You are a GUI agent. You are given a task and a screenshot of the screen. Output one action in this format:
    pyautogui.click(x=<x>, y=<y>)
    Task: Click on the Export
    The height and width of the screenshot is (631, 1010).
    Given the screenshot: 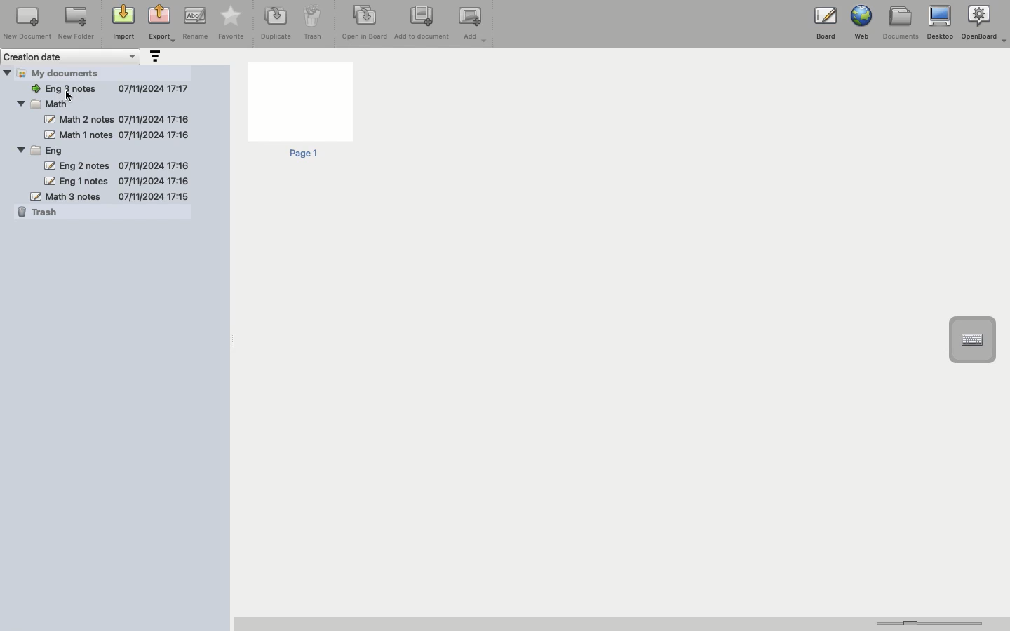 What is the action you would take?
    pyautogui.click(x=161, y=25)
    